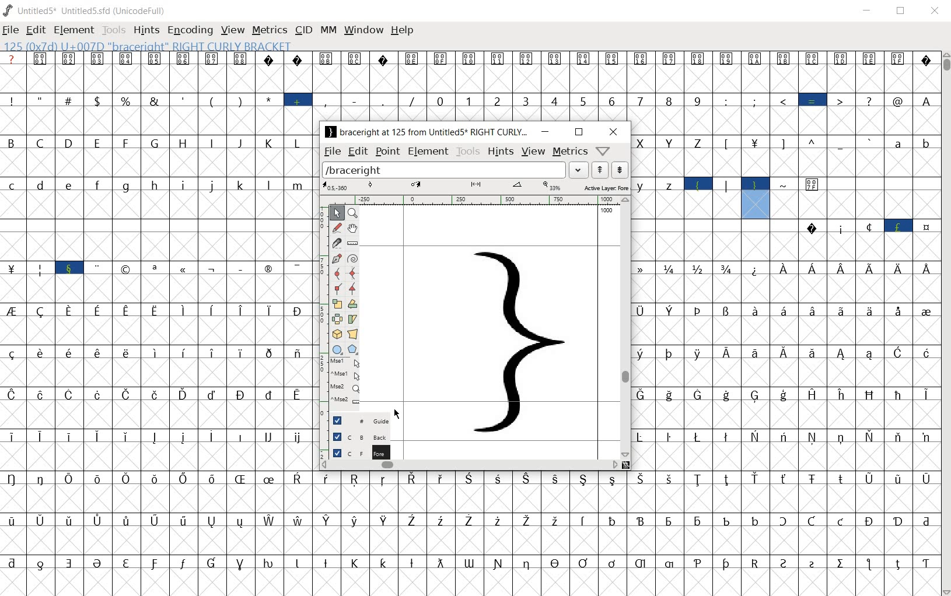 This screenshot has height=596, width=951. What do you see at coordinates (533, 152) in the screenshot?
I see `view` at bounding box center [533, 152].